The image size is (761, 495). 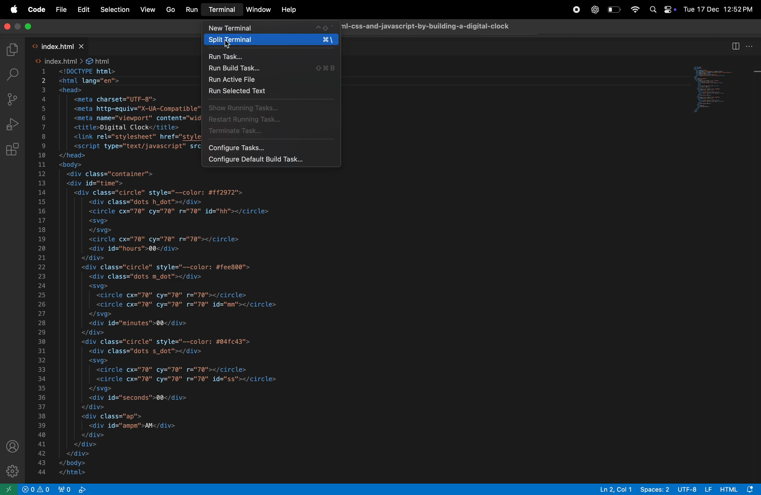 What do you see at coordinates (10, 489) in the screenshot?
I see `open remote` at bounding box center [10, 489].